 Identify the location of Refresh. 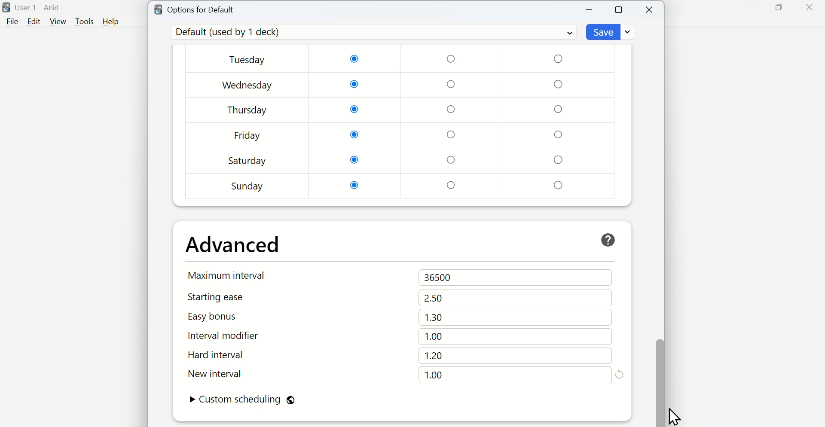
(620, 374).